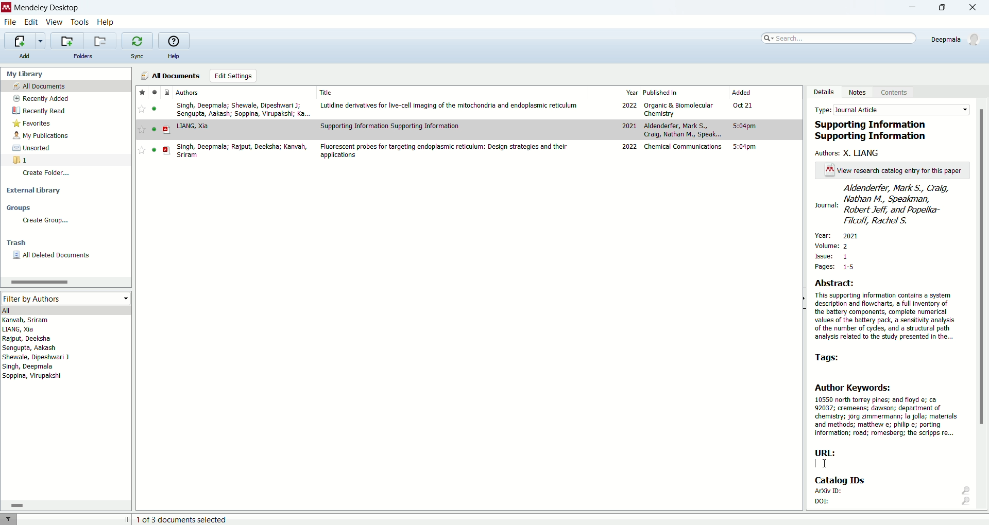 The image size is (989, 525). I want to click on search, so click(840, 38).